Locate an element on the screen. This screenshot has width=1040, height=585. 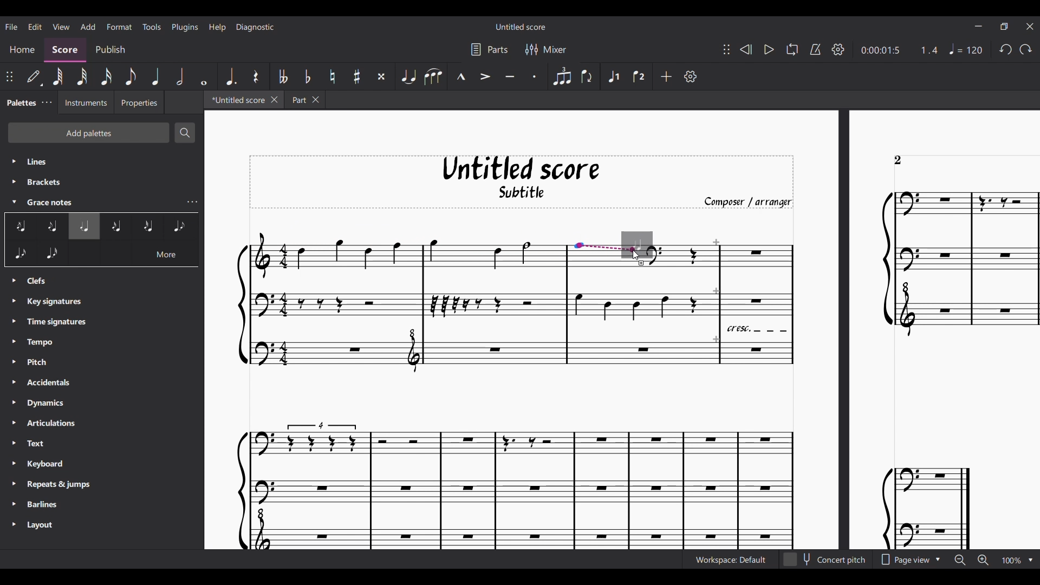
Toggle double sharp is located at coordinates (381, 77).